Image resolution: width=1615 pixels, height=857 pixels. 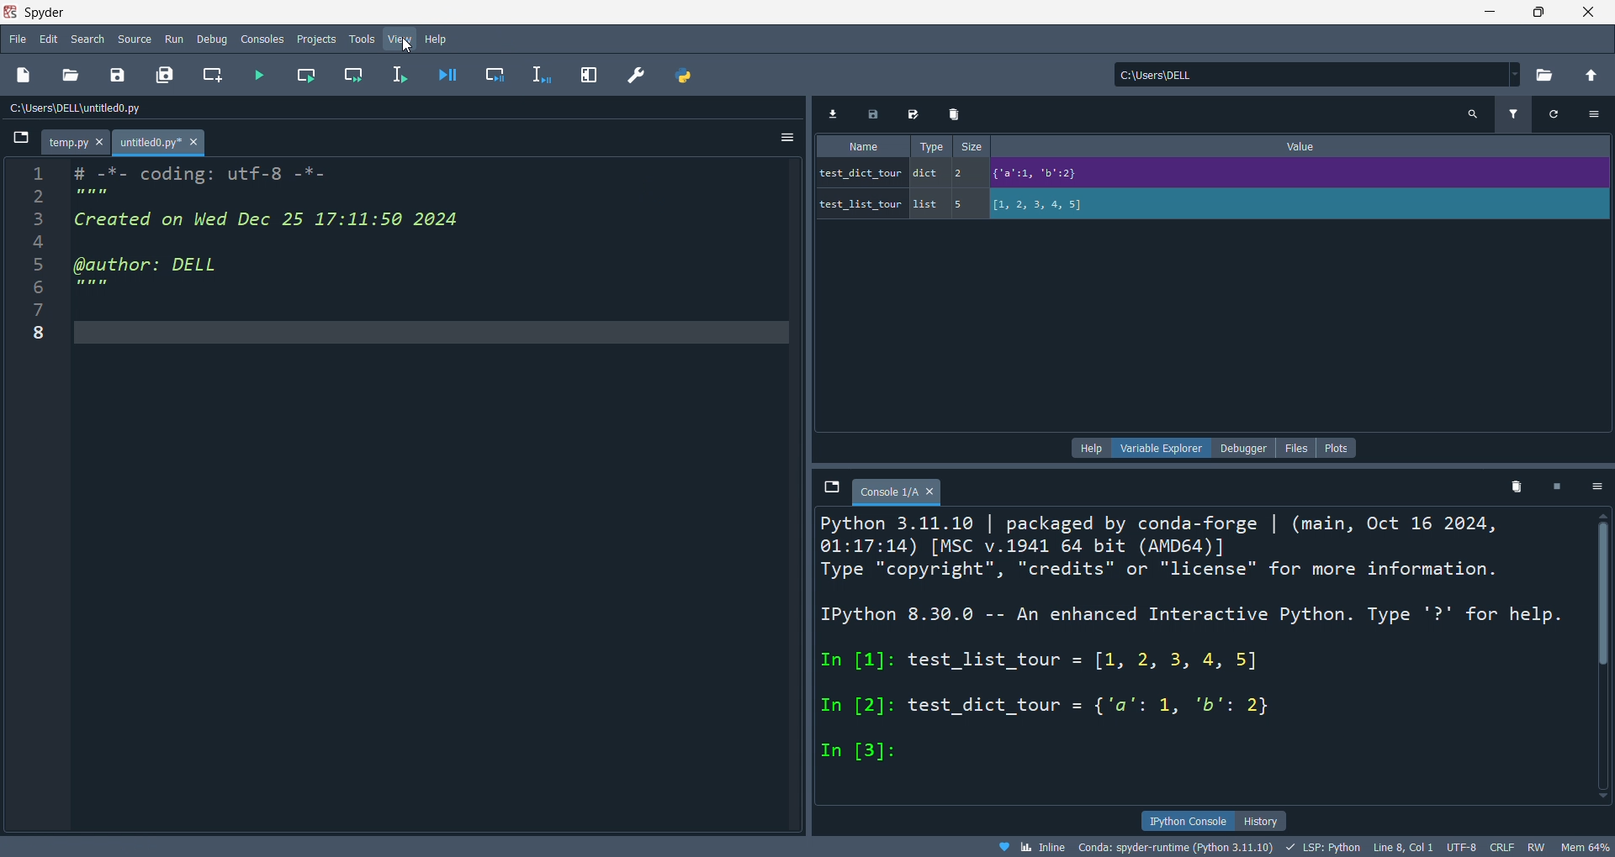 What do you see at coordinates (296, 237) in the screenshot?
I see `editor pane` at bounding box center [296, 237].